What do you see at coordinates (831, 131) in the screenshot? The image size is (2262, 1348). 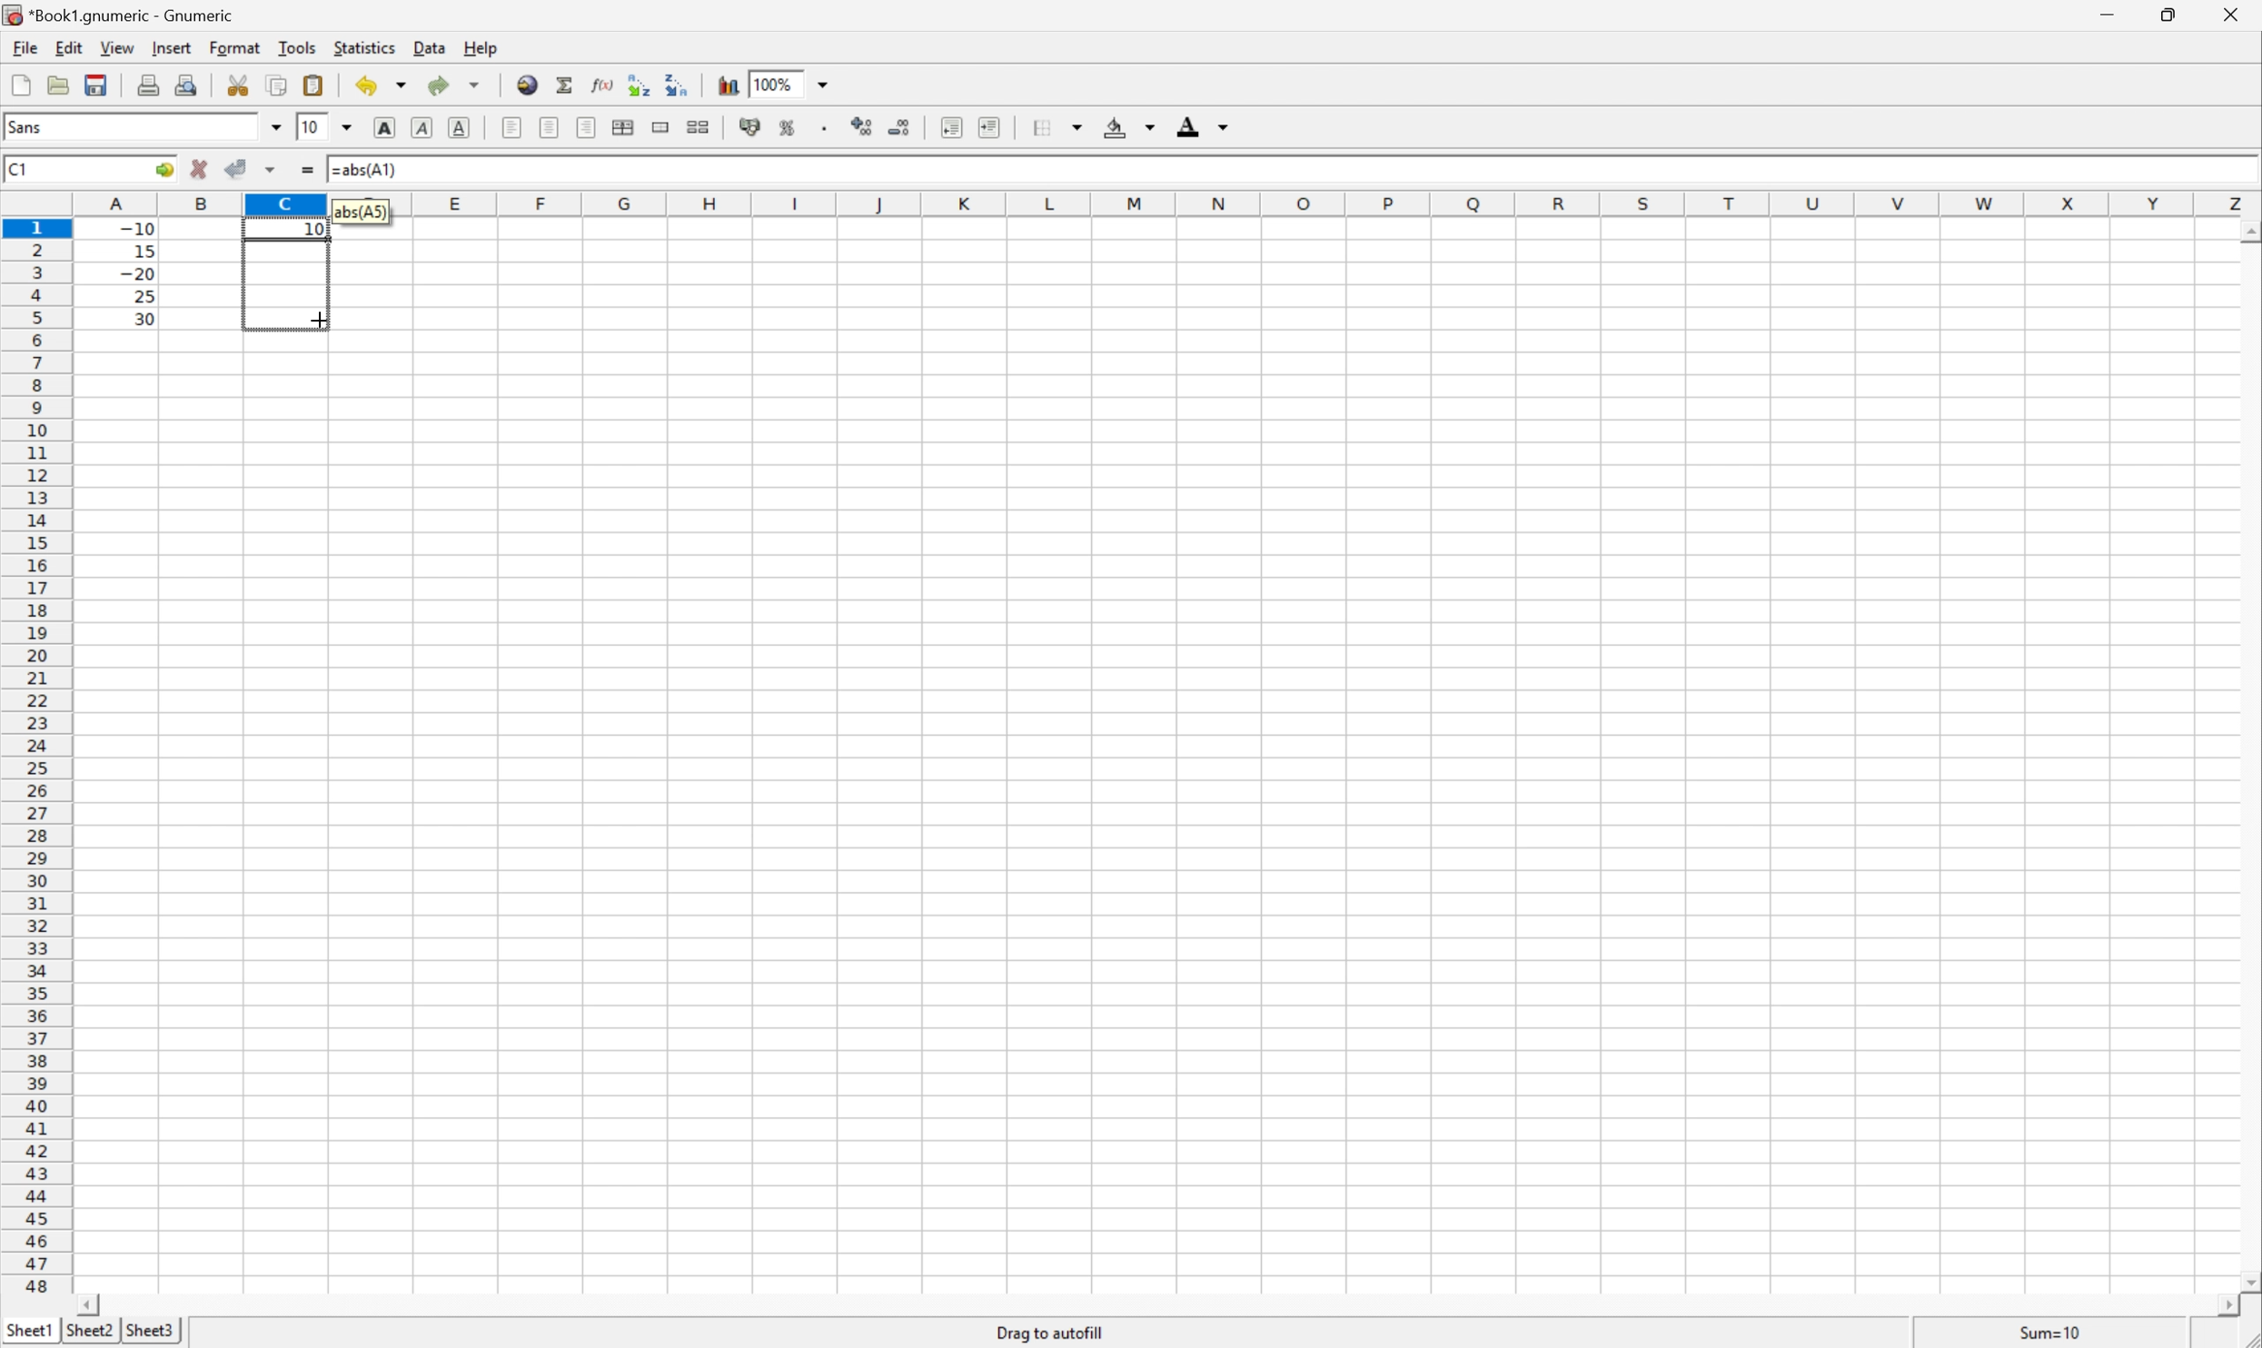 I see `Set the format of the selected cells to include a thousands separator` at bounding box center [831, 131].